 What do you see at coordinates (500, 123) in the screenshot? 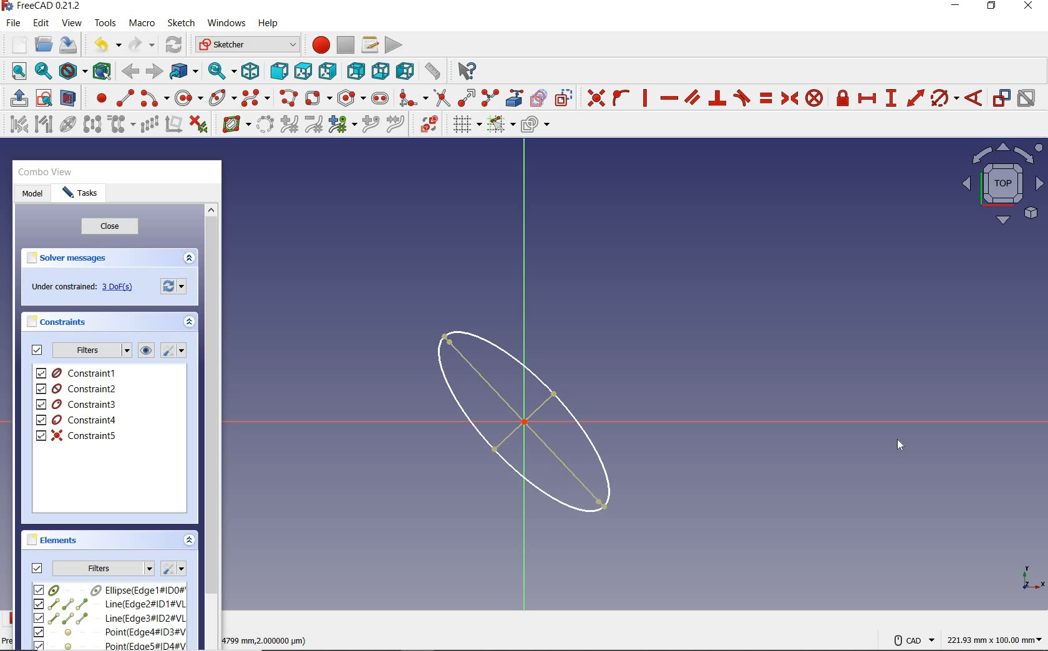
I see `toggle snap` at bounding box center [500, 123].